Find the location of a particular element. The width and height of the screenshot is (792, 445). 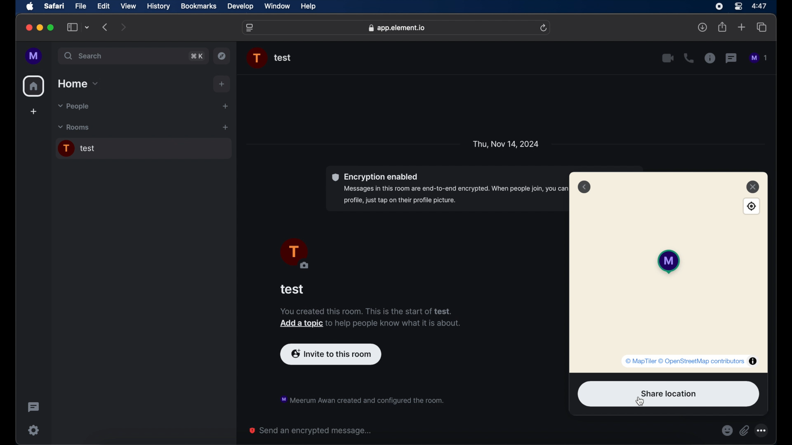

bookmarks is located at coordinates (198, 6).